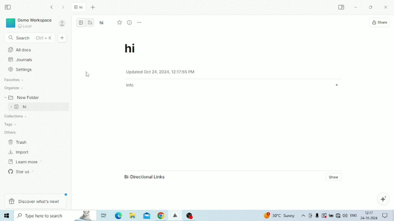 This screenshot has width=394, height=221. Describe the element at coordinates (140, 23) in the screenshot. I see `More` at that location.